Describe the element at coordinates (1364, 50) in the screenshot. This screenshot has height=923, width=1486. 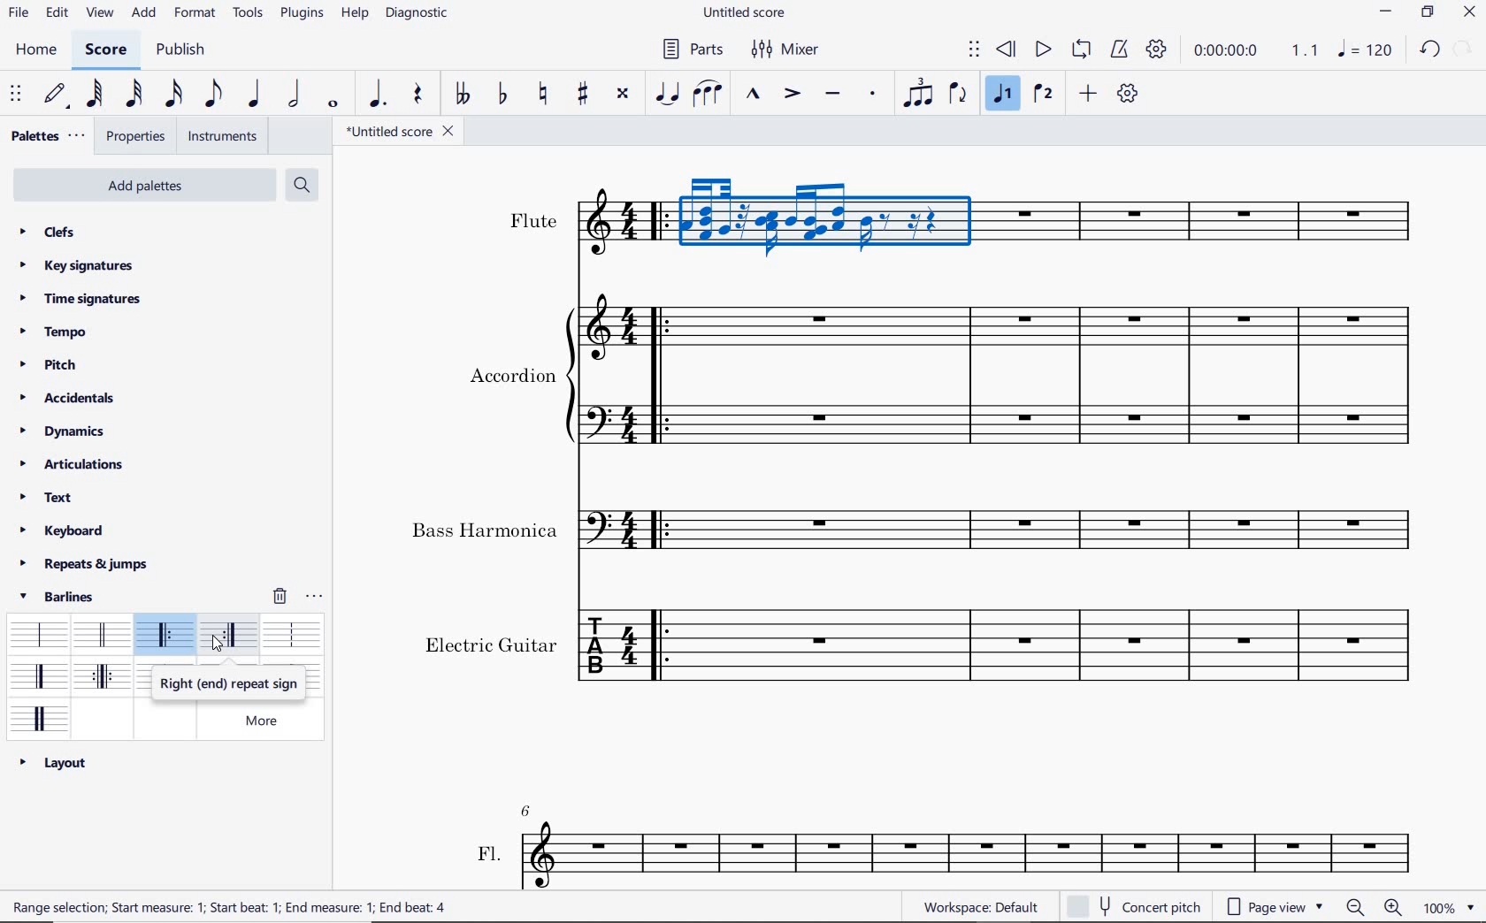
I see `NOTE` at that location.